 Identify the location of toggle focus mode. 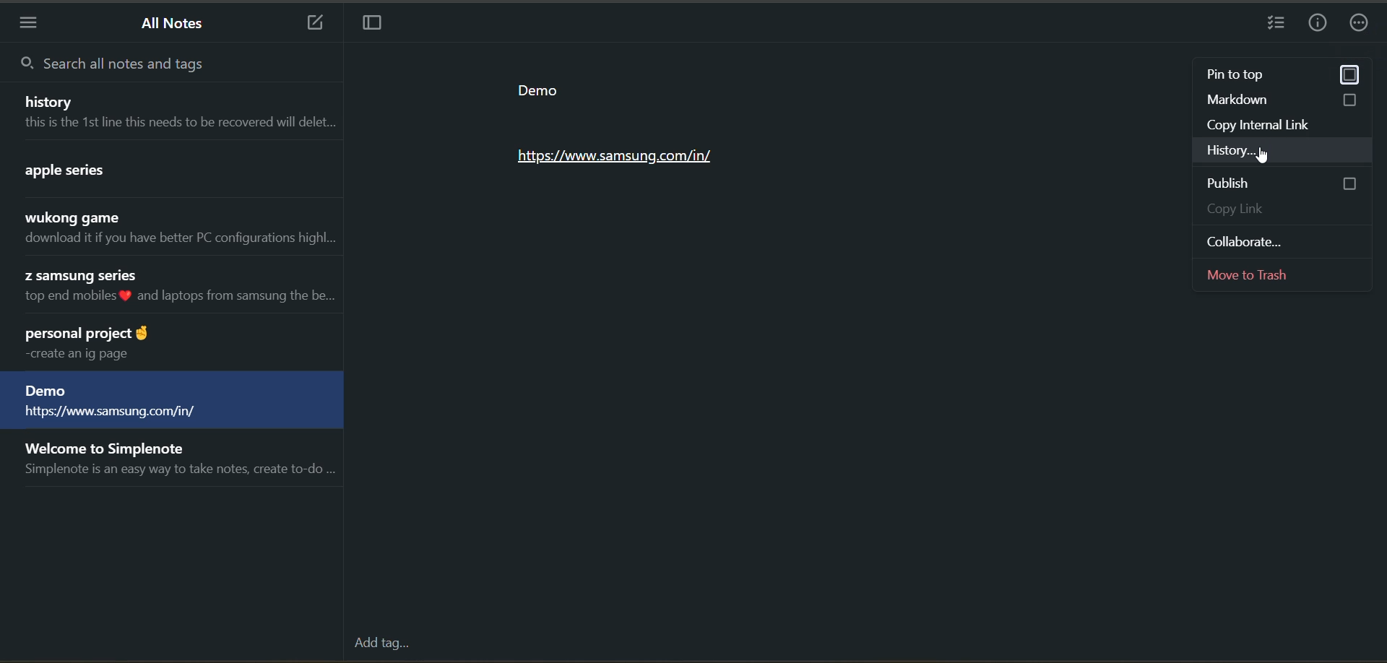
(371, 25).